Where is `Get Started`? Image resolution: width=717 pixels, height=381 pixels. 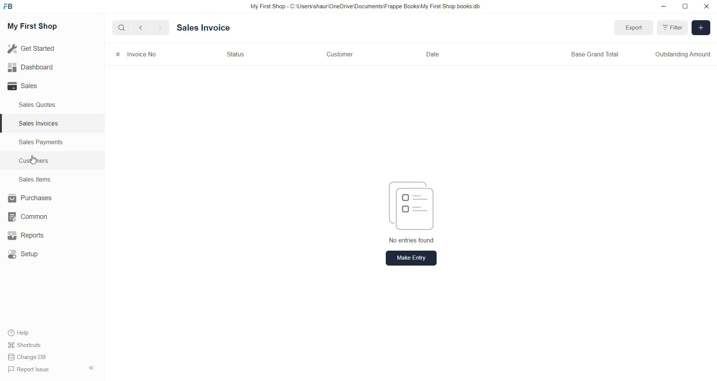 Get Started is located at coordinates (33, 49).